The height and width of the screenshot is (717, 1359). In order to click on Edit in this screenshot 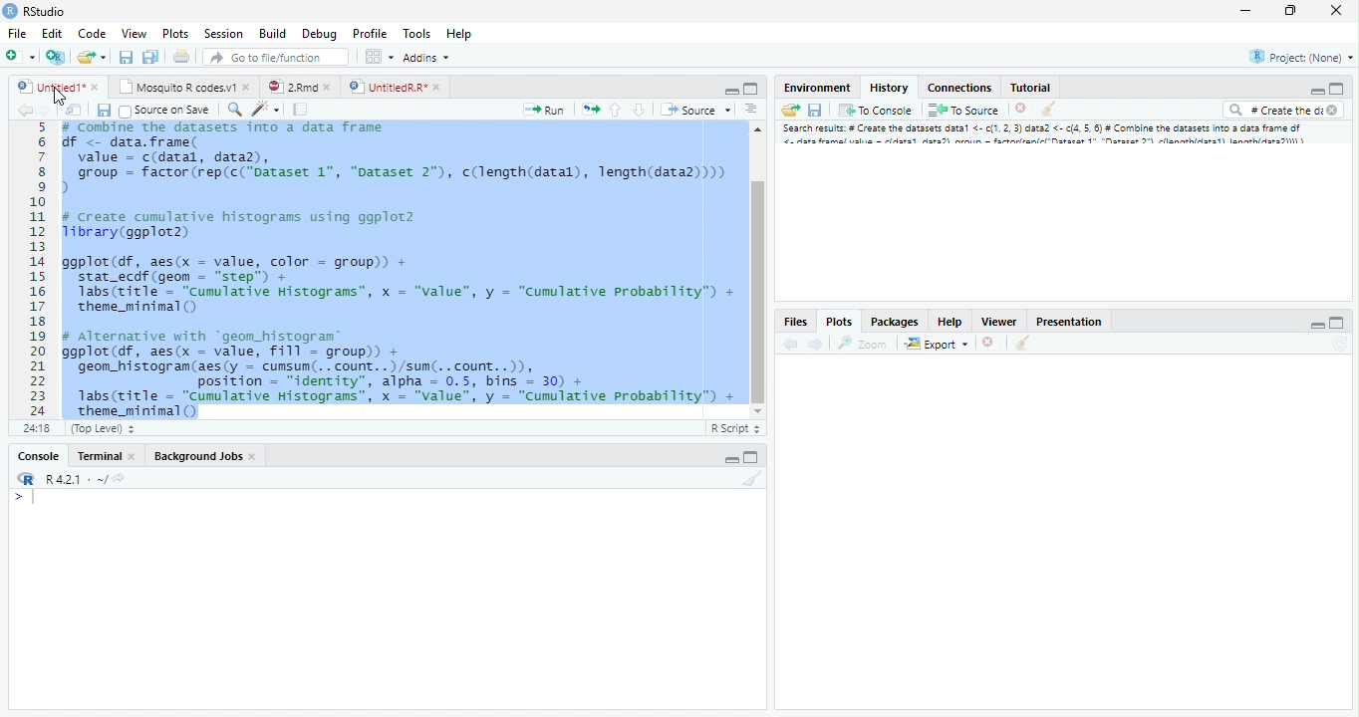, I will do `click(53, 35)`.